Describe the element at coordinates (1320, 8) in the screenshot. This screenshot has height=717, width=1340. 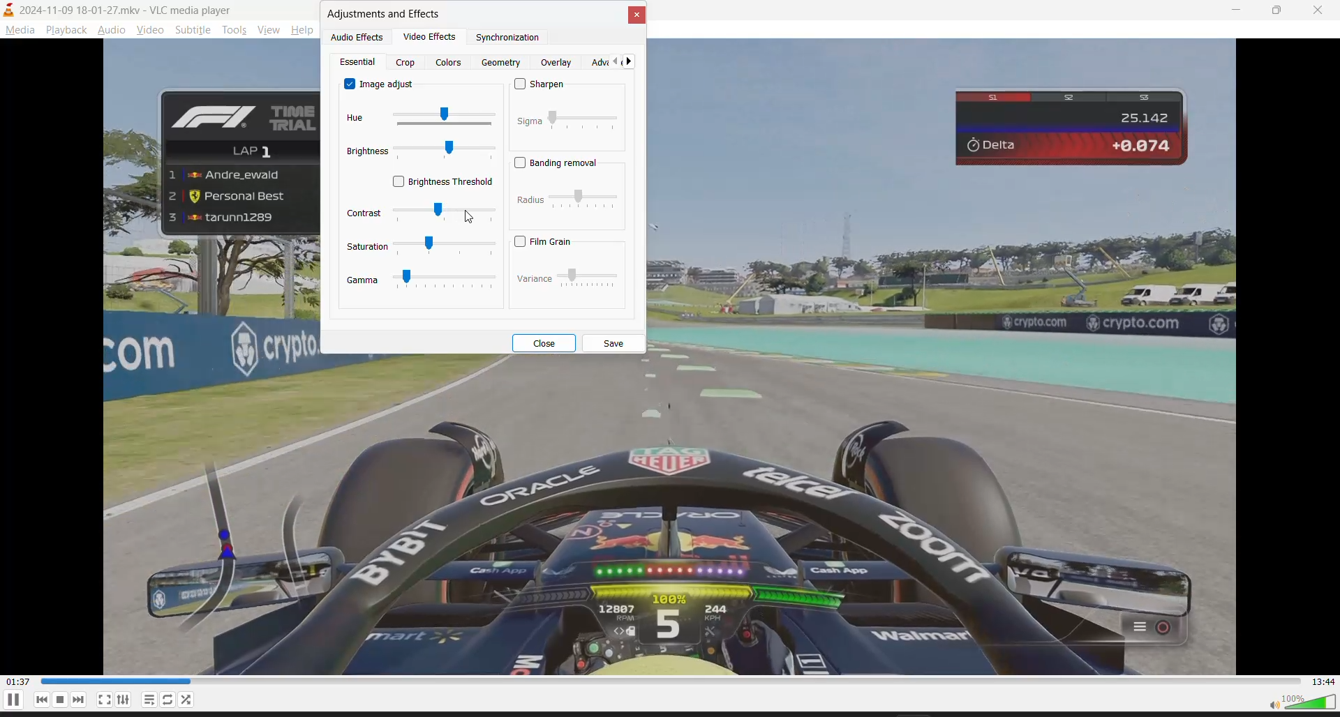
I see `close` at that location.